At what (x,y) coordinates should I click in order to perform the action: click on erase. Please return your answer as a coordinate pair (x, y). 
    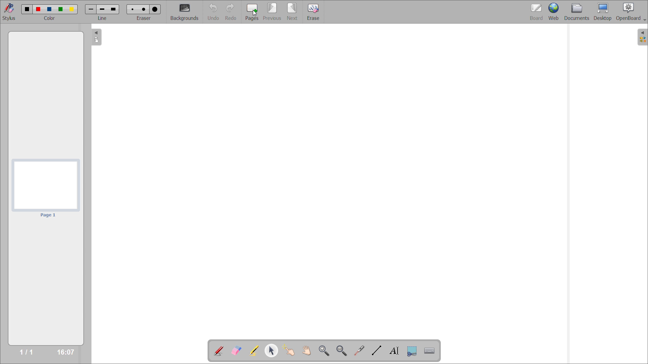
    Looking at the image, I should click on (315, 12).